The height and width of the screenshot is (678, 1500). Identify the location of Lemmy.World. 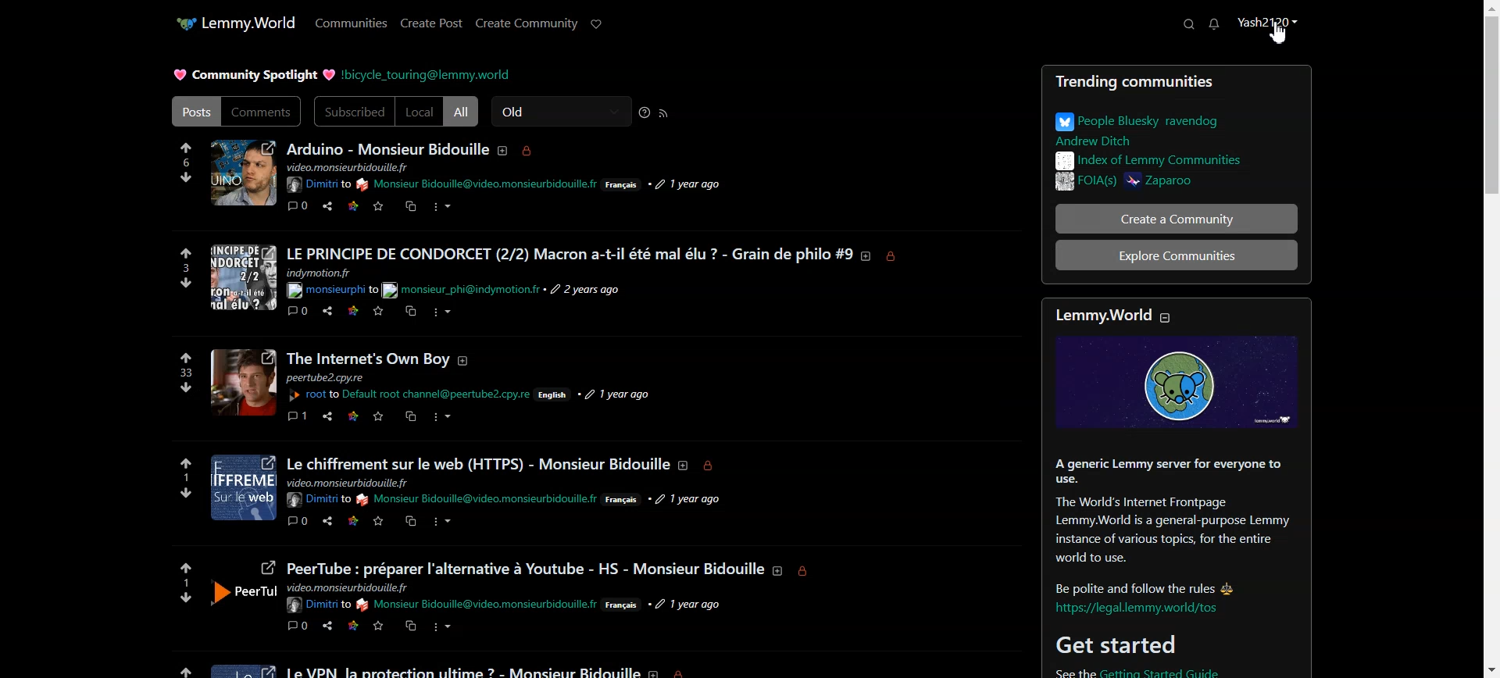
(252, 22).